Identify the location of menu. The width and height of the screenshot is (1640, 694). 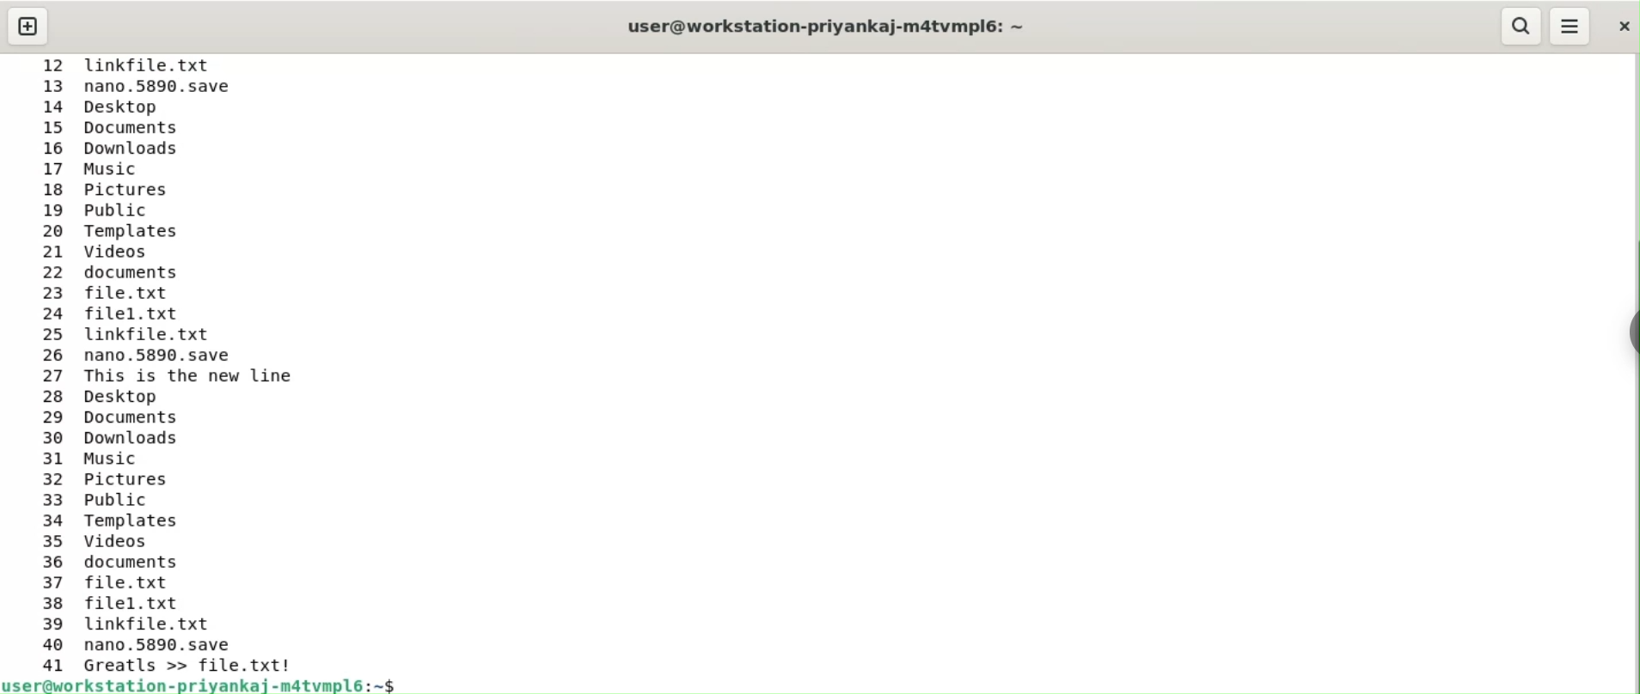
(1570, 27).